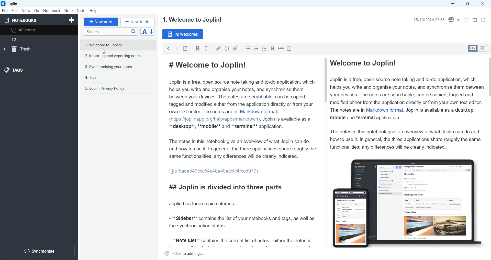  What do you see at coordinates (168, 48) in the screenshot?
I see `Back` at bounding box center [168, 48].